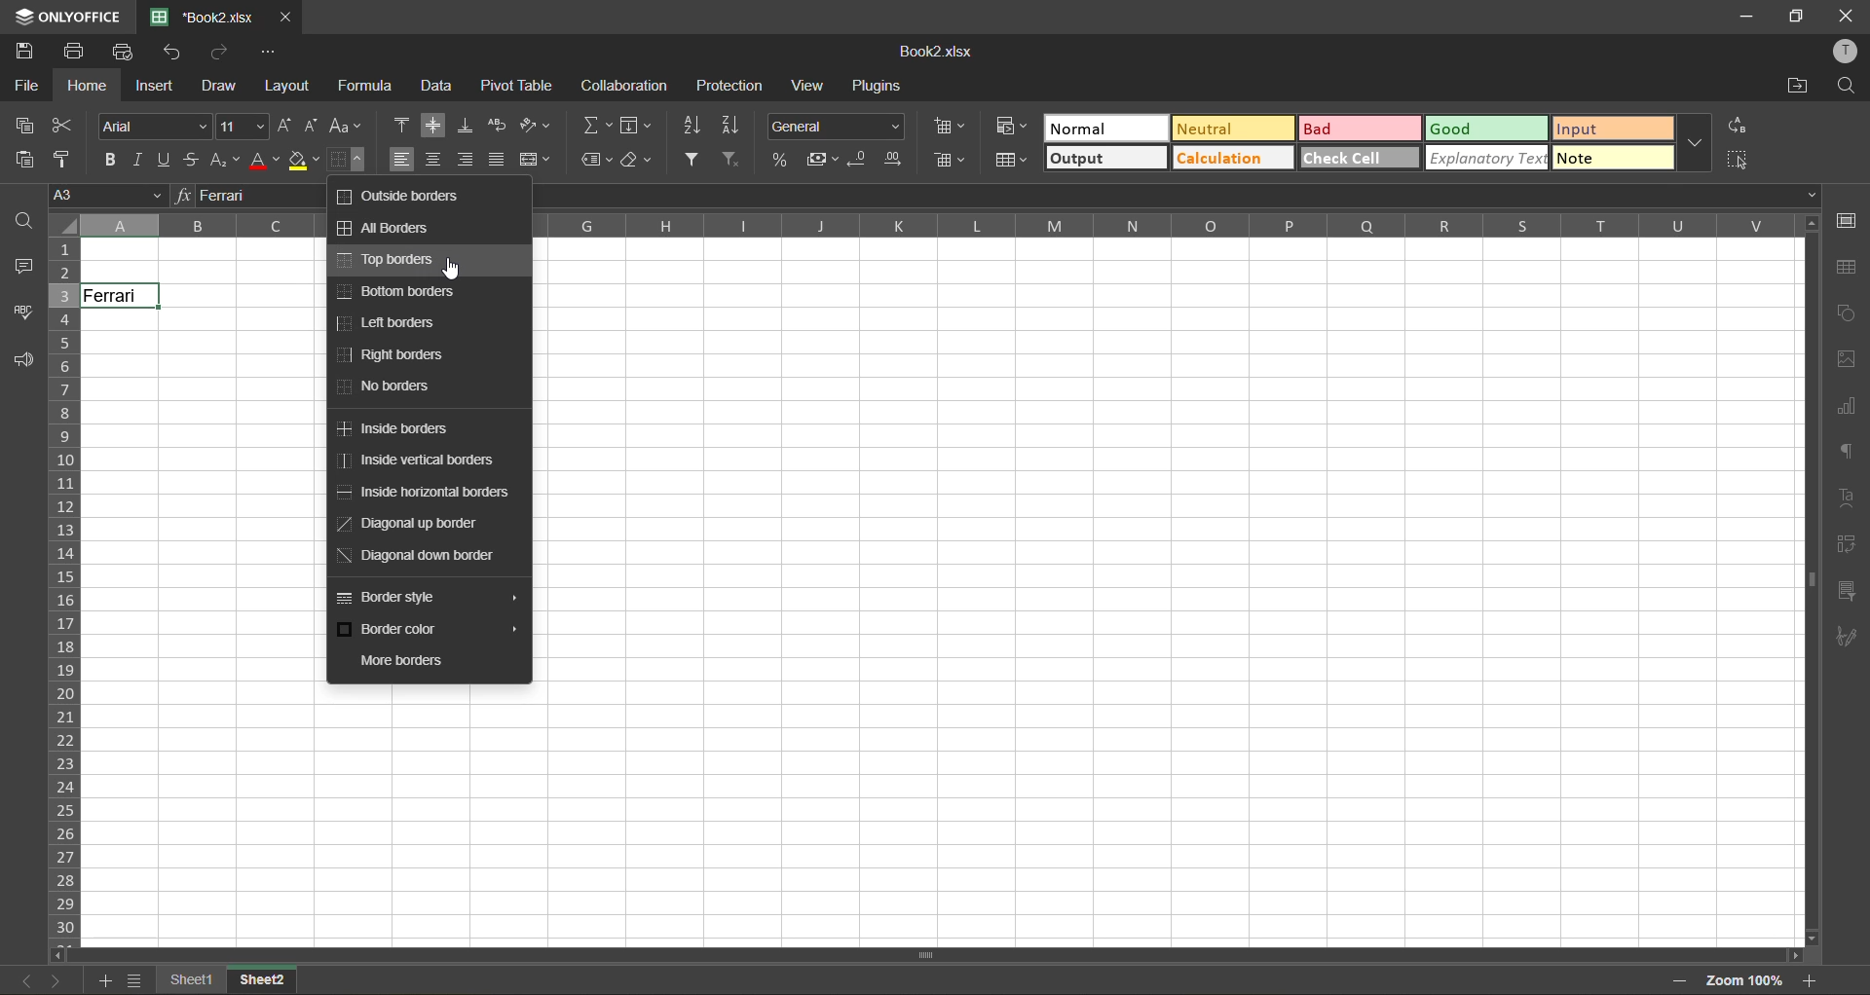  Describe the element at coordinates (1847, 87) in the screenshot. I see `find` at that location.